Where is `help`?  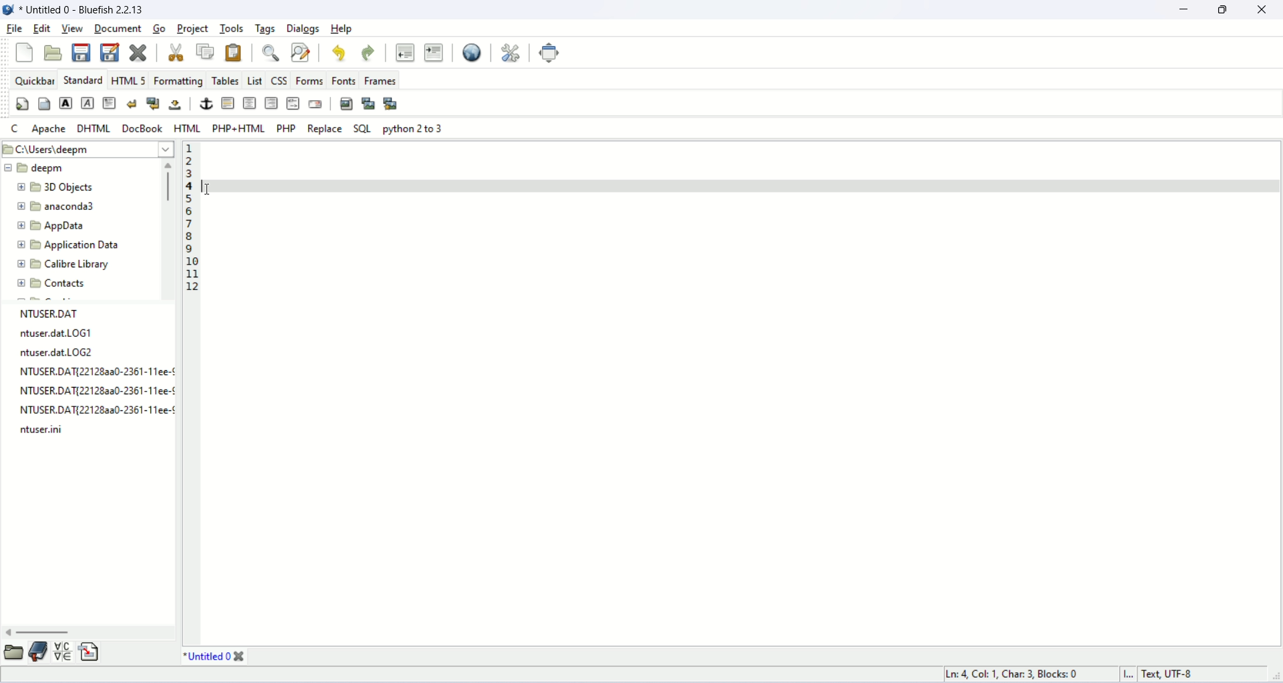 help is located at coordinates (342, 28).